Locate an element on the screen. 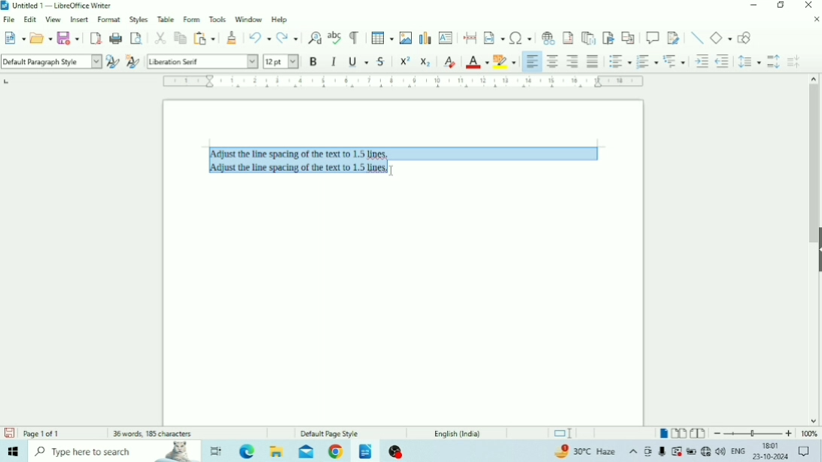 The width and height of the screenshot is (822, 462). Undo is located at coordinates (260, 37).